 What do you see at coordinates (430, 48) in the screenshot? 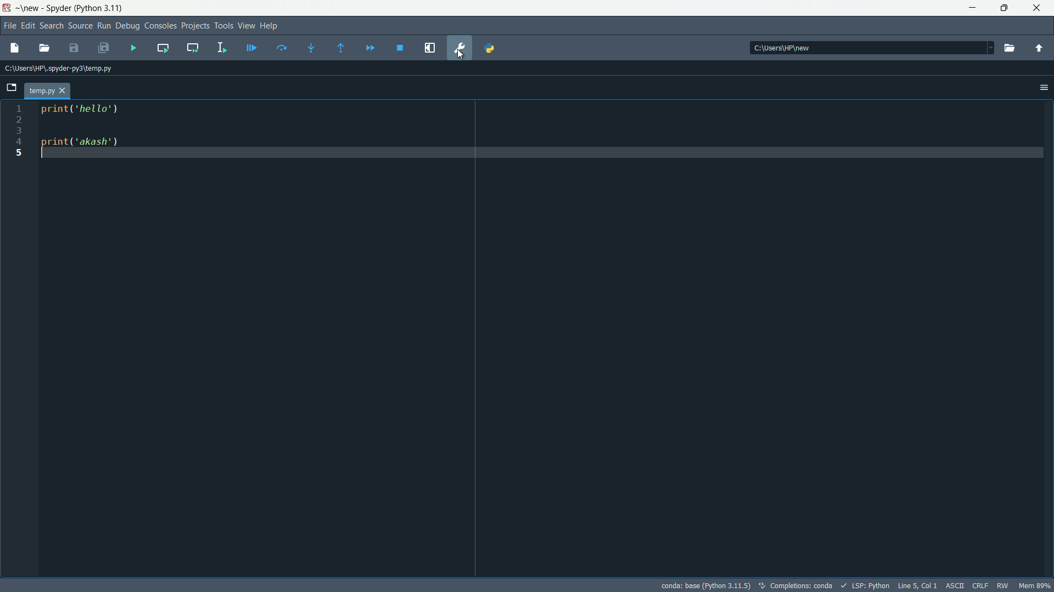
I see `maximize current pane` at bounding box center [430, 48].